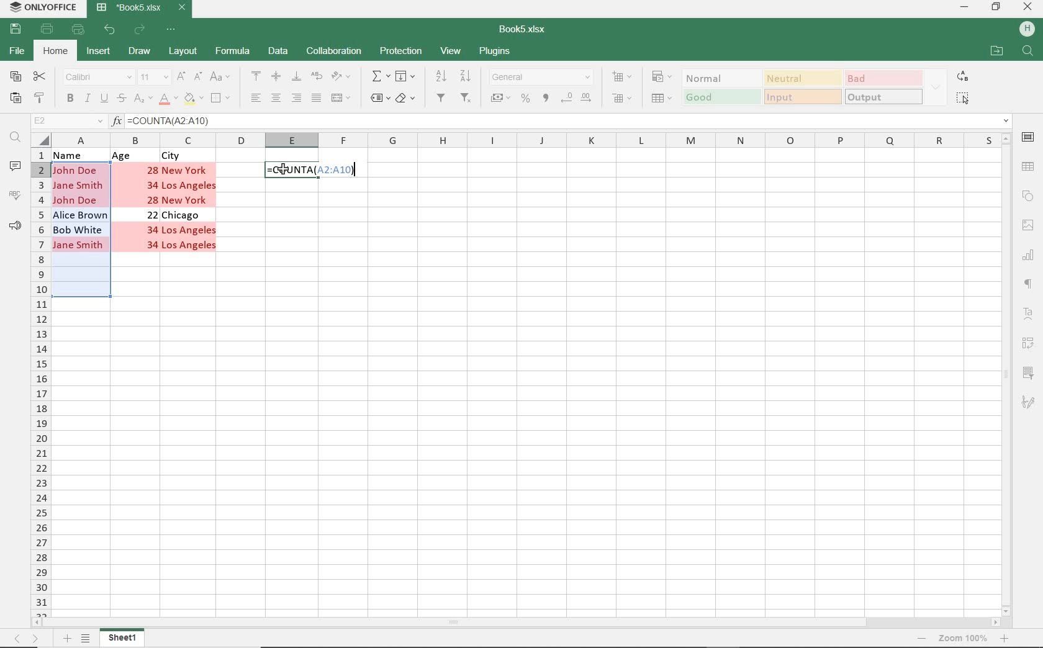 The image size is (1043, 648). I want to click on SORT DESCENDING, so click(467, 76).